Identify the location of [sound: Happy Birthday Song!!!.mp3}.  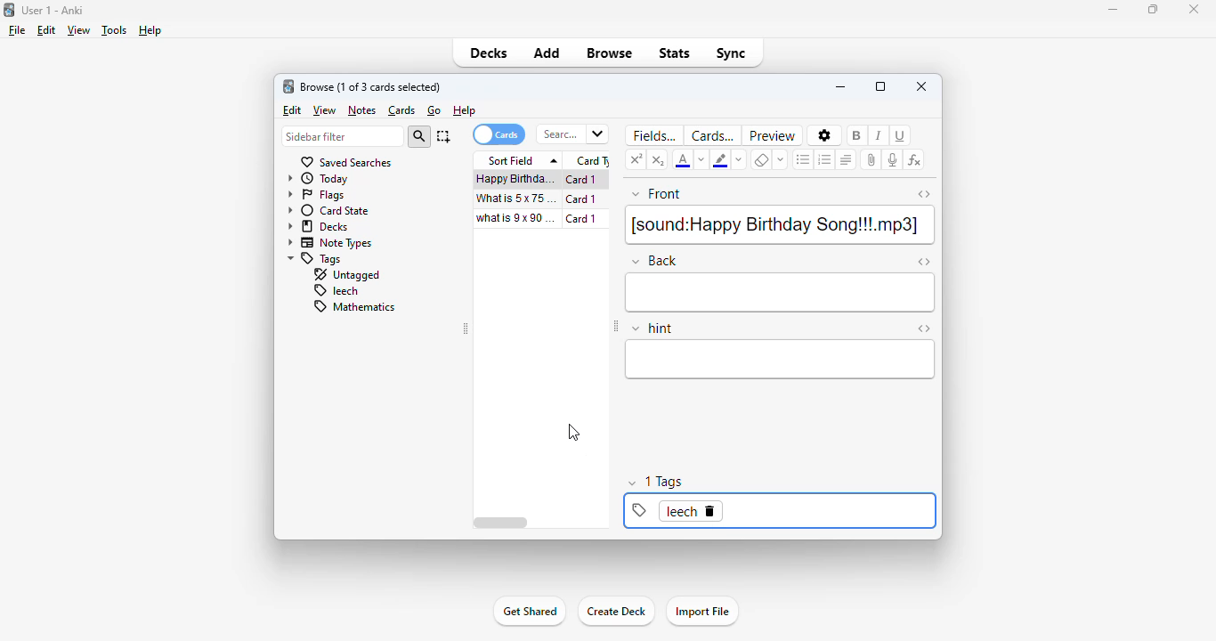
(779, 225).